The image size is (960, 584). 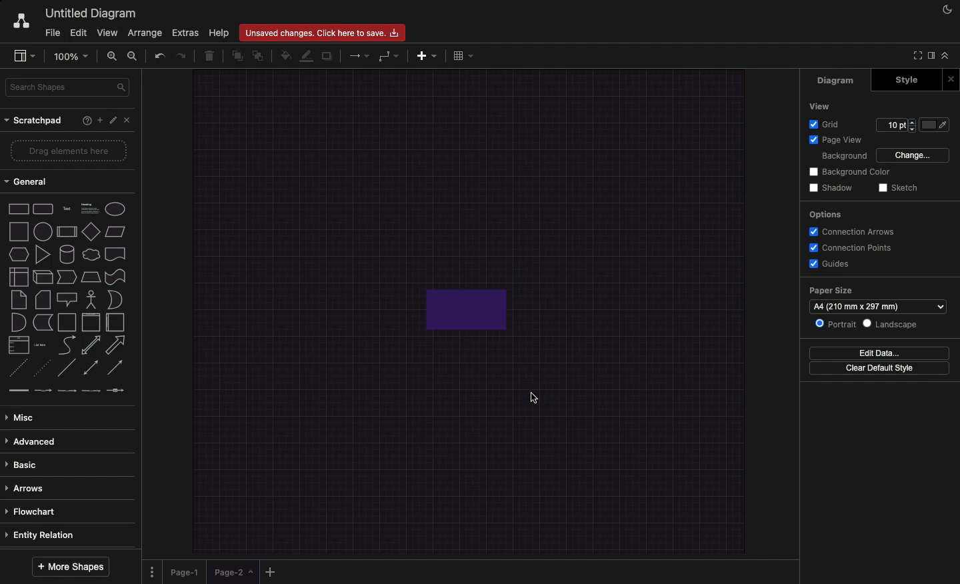 I want to click on Collapse, so click(x=945, y=55).